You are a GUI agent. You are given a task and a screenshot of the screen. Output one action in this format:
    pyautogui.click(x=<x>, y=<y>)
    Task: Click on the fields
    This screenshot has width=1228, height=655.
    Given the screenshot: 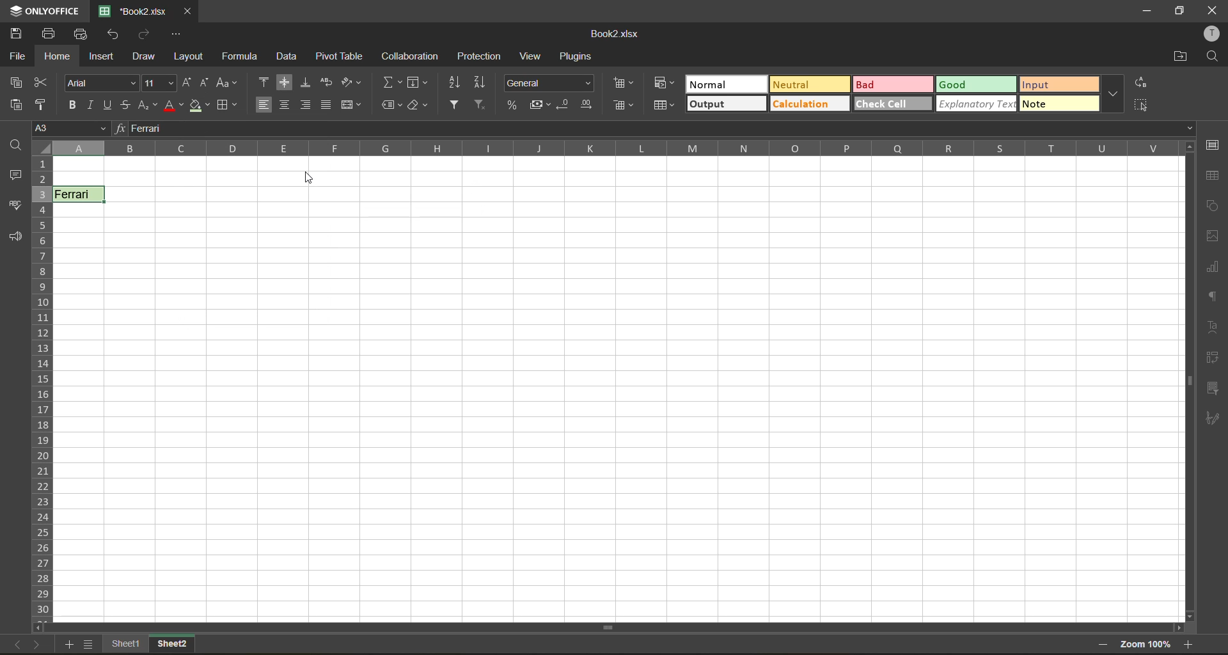 What is the action you would take?
    pyautogui.click(x=418, y=83)
    